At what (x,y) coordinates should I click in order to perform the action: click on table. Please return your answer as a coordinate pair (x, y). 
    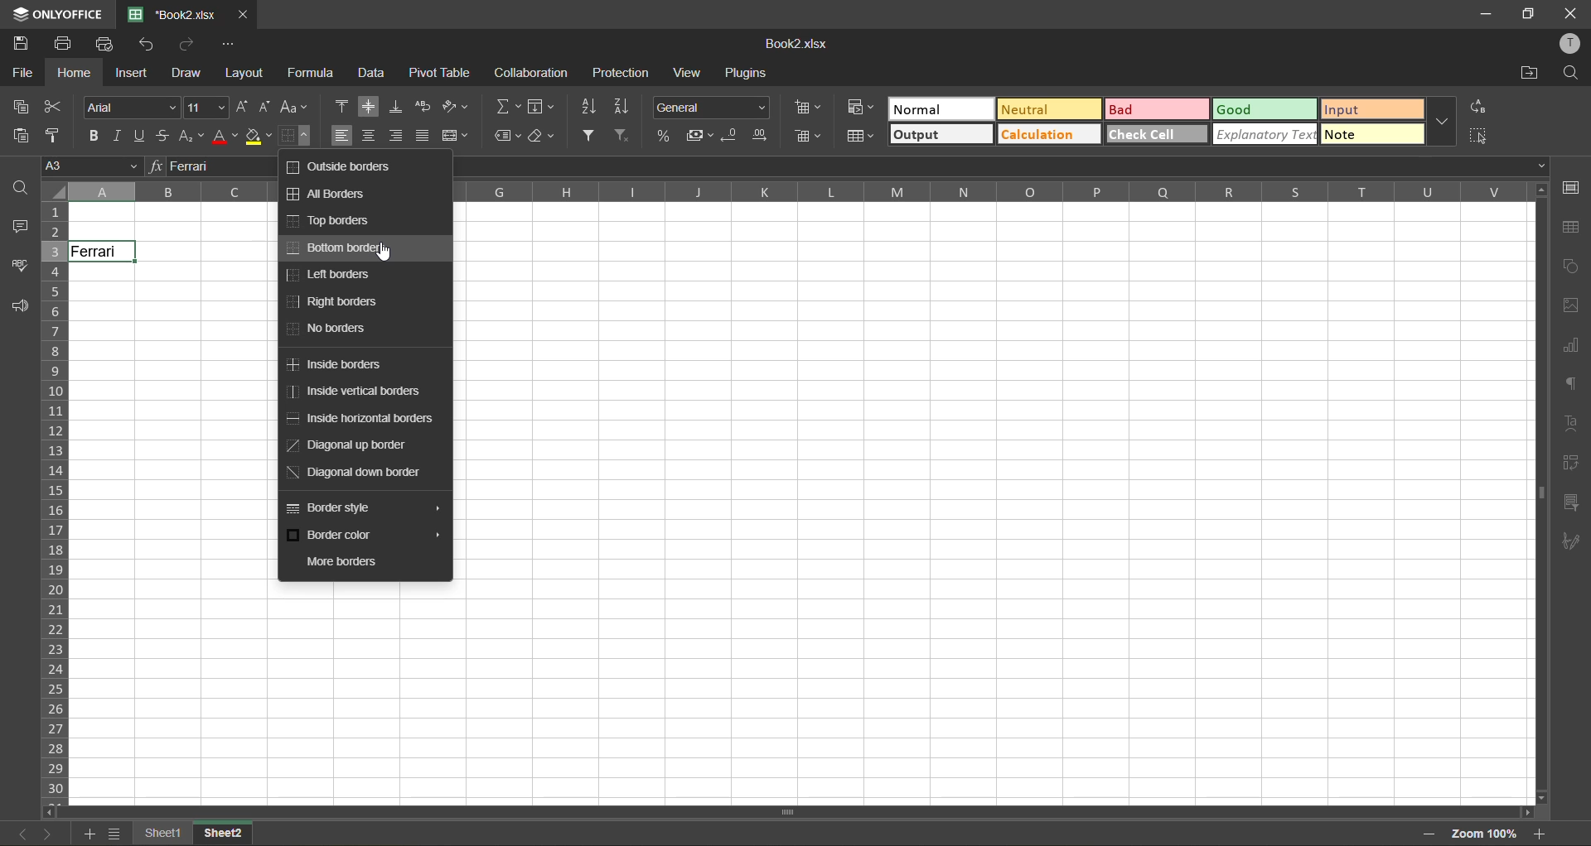
    Looking at the image, I should click on (1572, 227).